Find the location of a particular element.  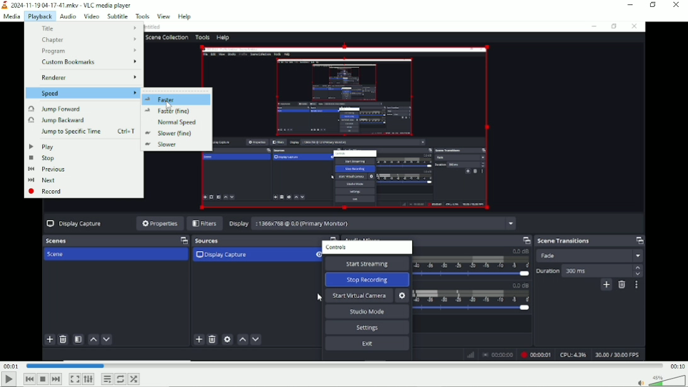

slower (fine) is located at coordinates (176, 134).